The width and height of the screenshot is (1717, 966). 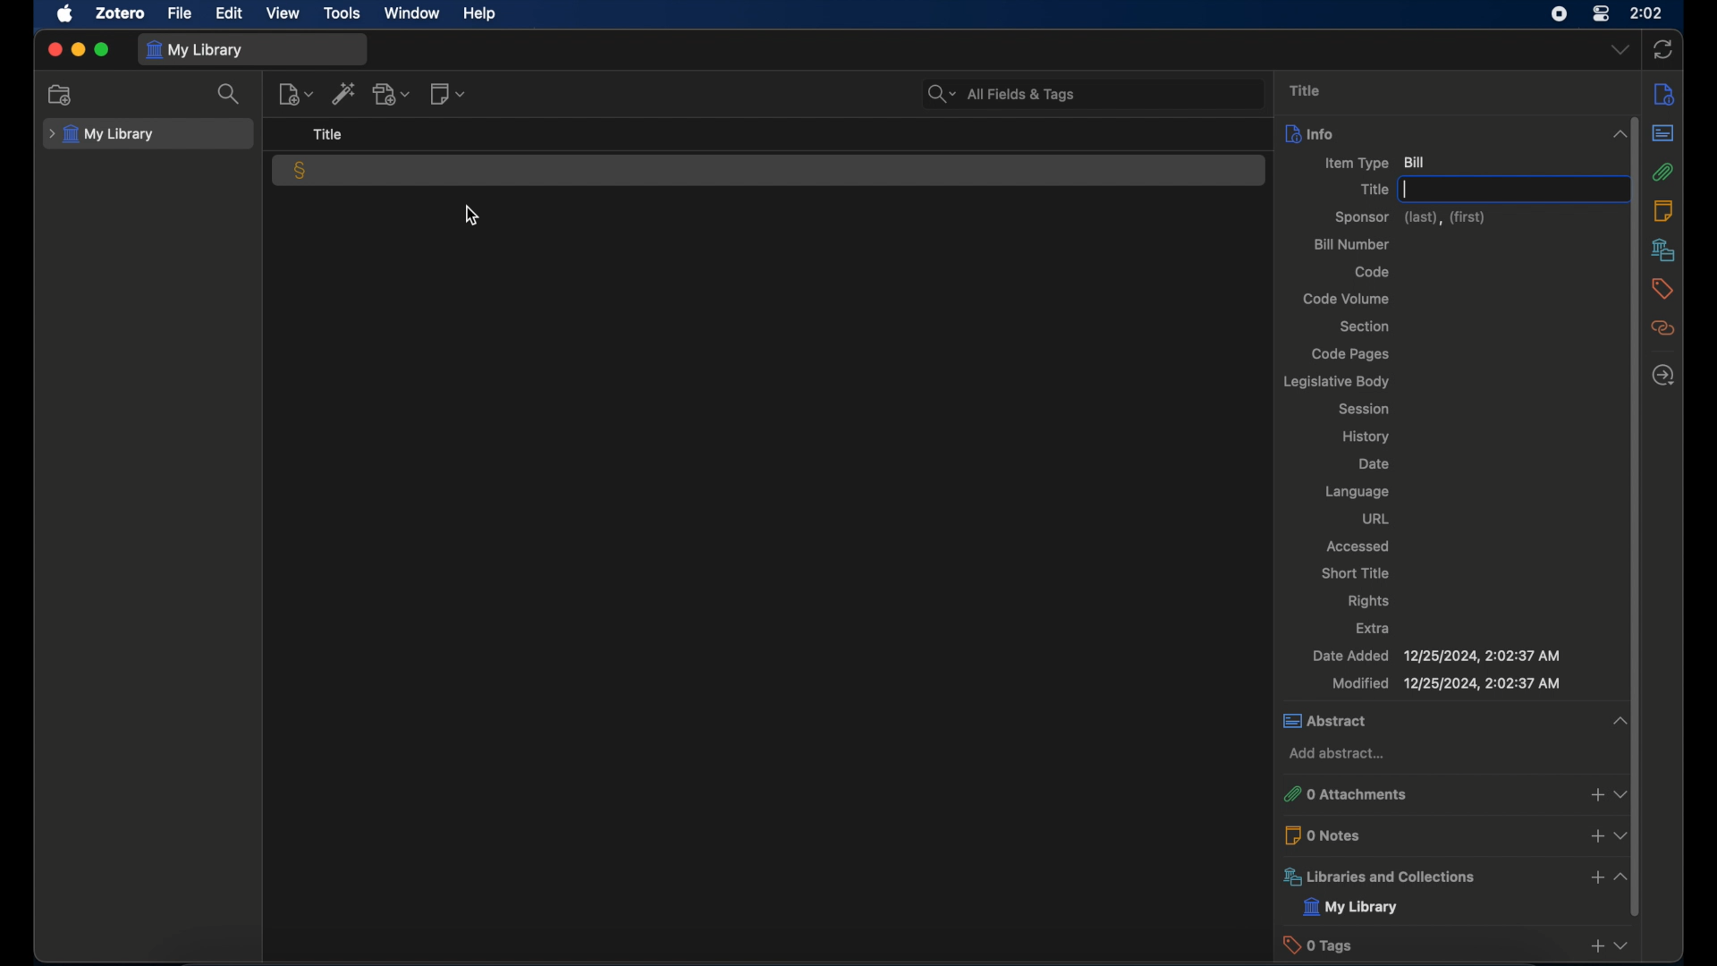 What do you see at coordinates (1350, 245) in the screenshot?
I see `bill number` at bounding box center [1350, 245].